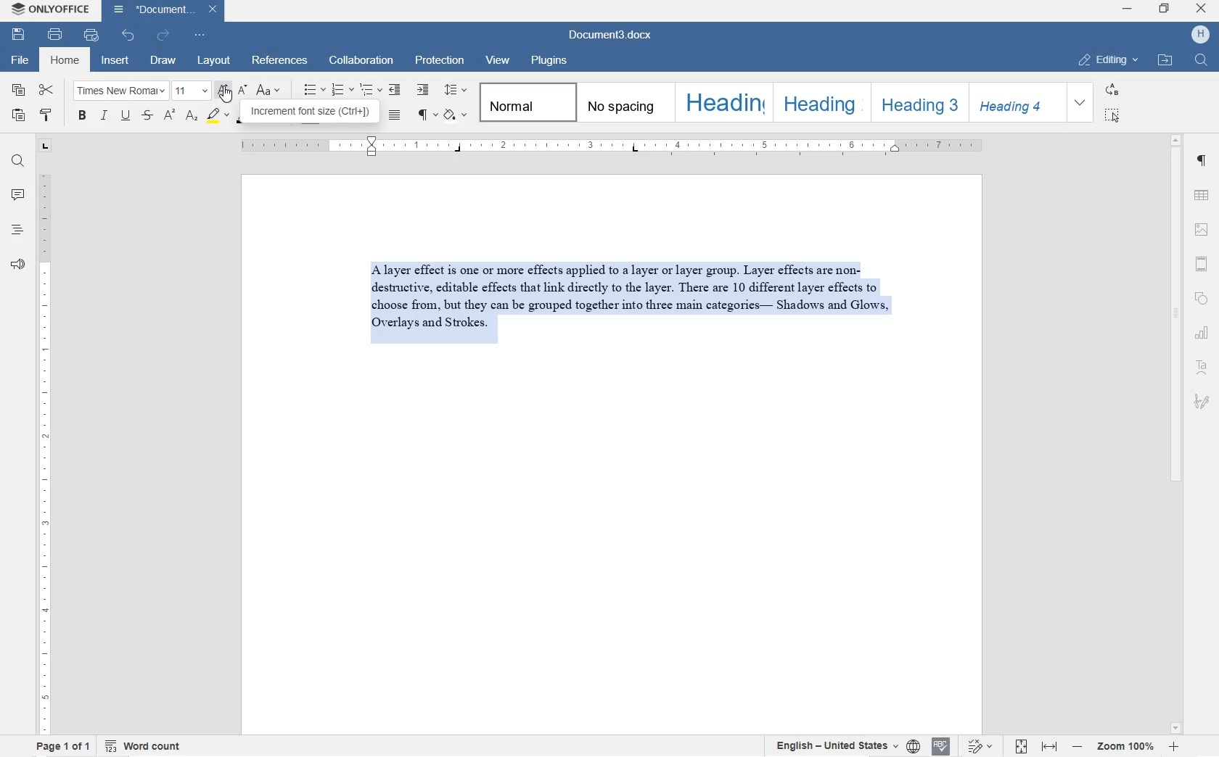 The width and height of the screenshot is (1219, 757). What do you see at coordinates (940, 746) in the screenshot?
I see `spell check` at bounding box center [940, 746].